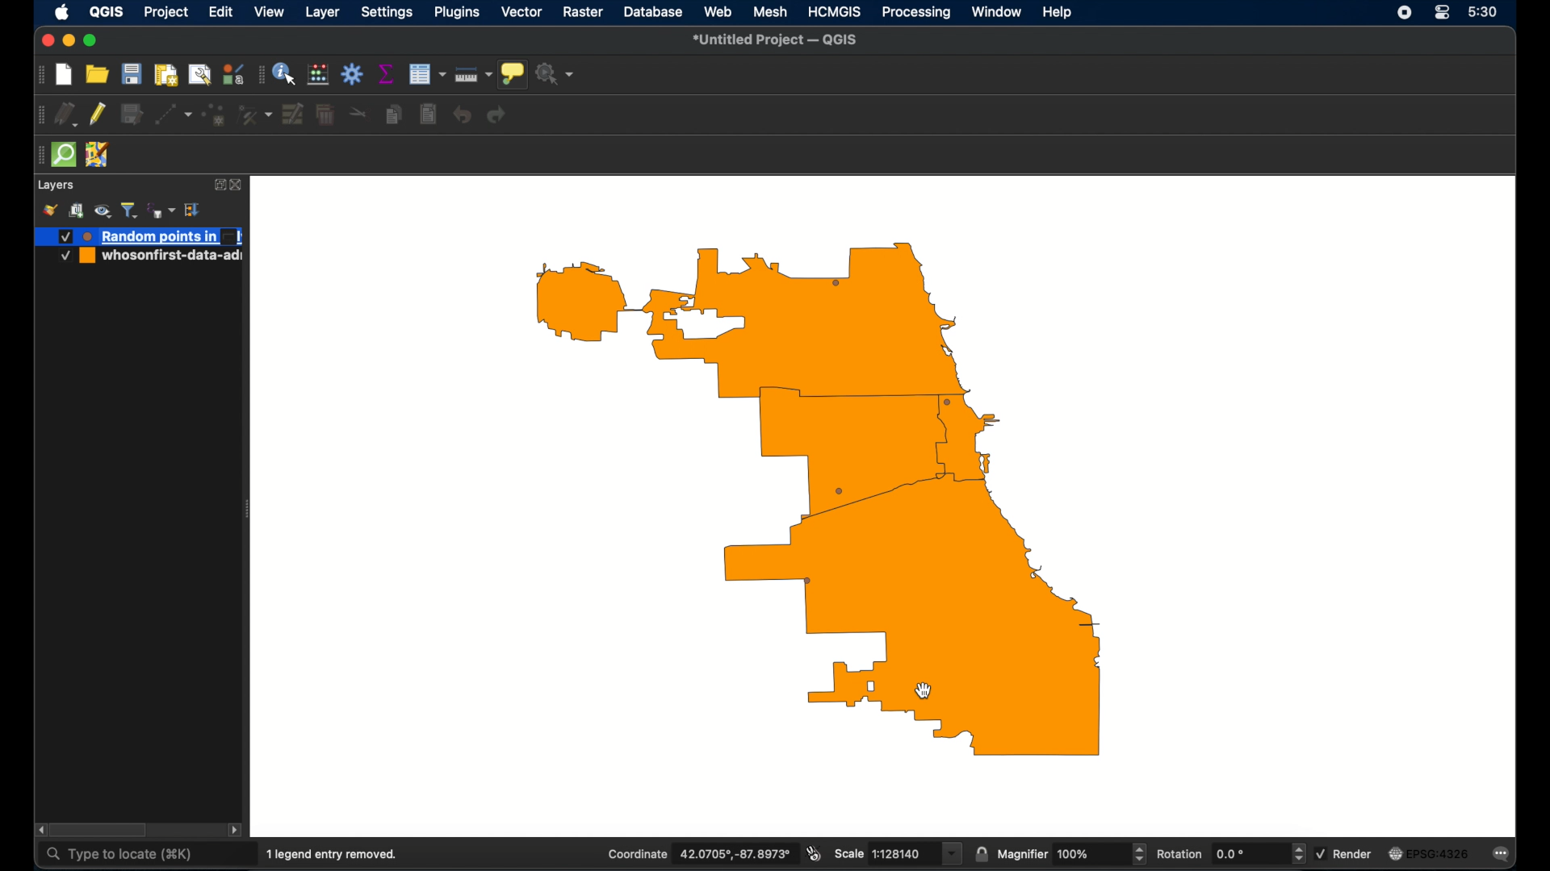  Describe the element at coordinates (1405, 13) in the screenshot. I see `screen recorder icon` at that location.